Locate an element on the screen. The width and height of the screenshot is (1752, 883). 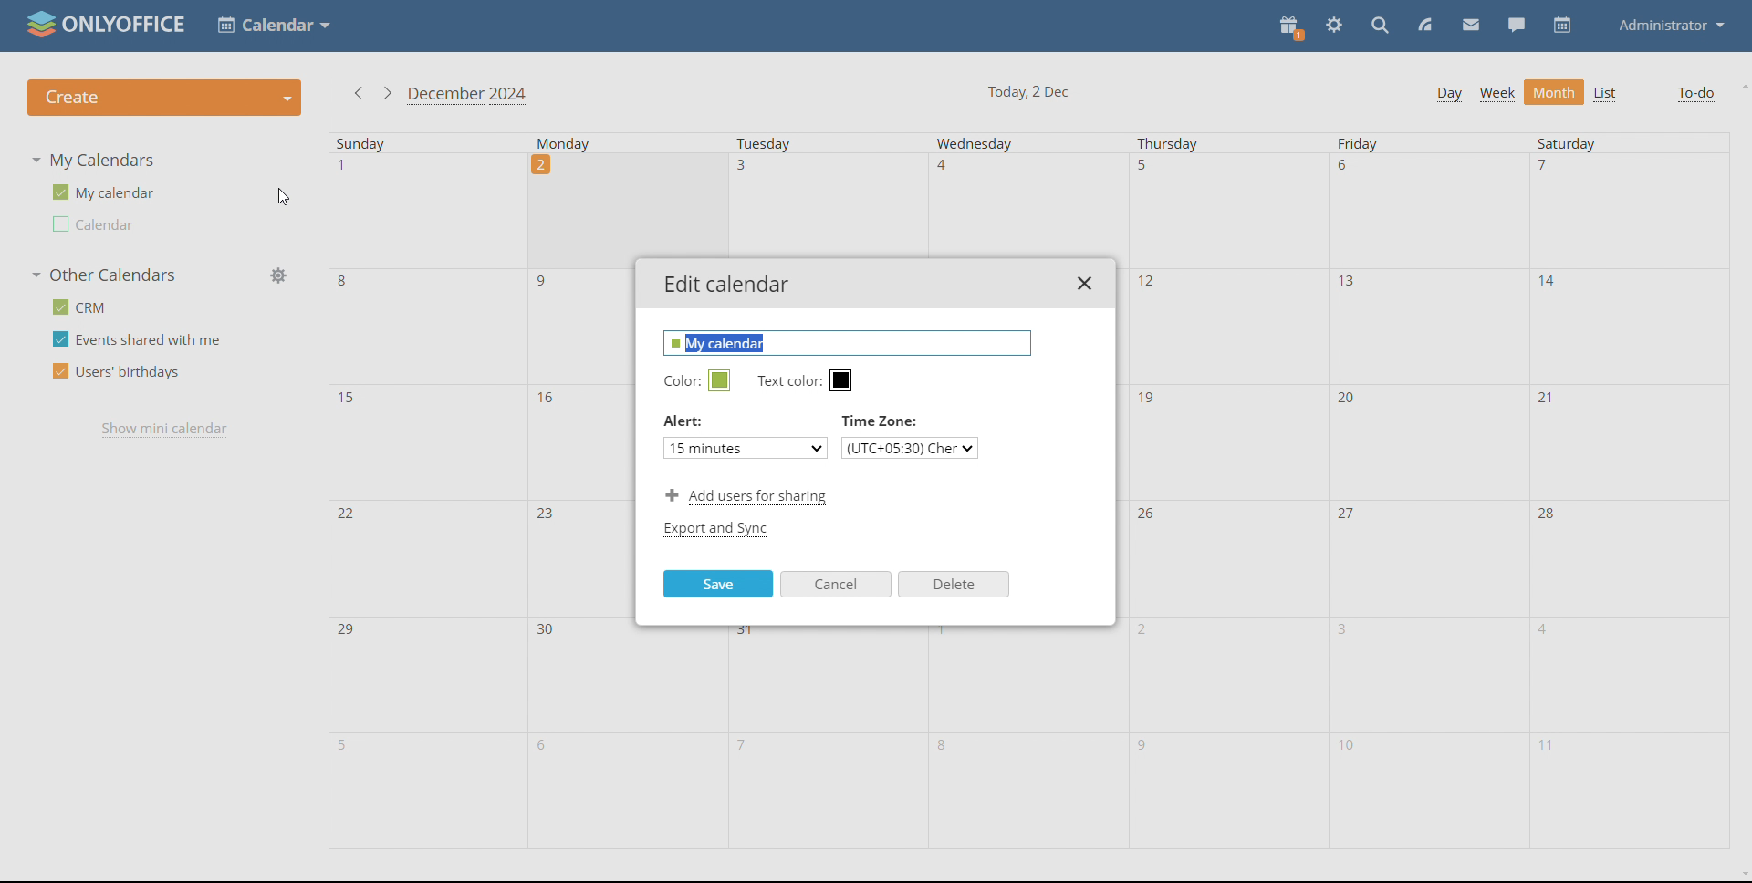
other calendars is located at coordinates (103, 274).